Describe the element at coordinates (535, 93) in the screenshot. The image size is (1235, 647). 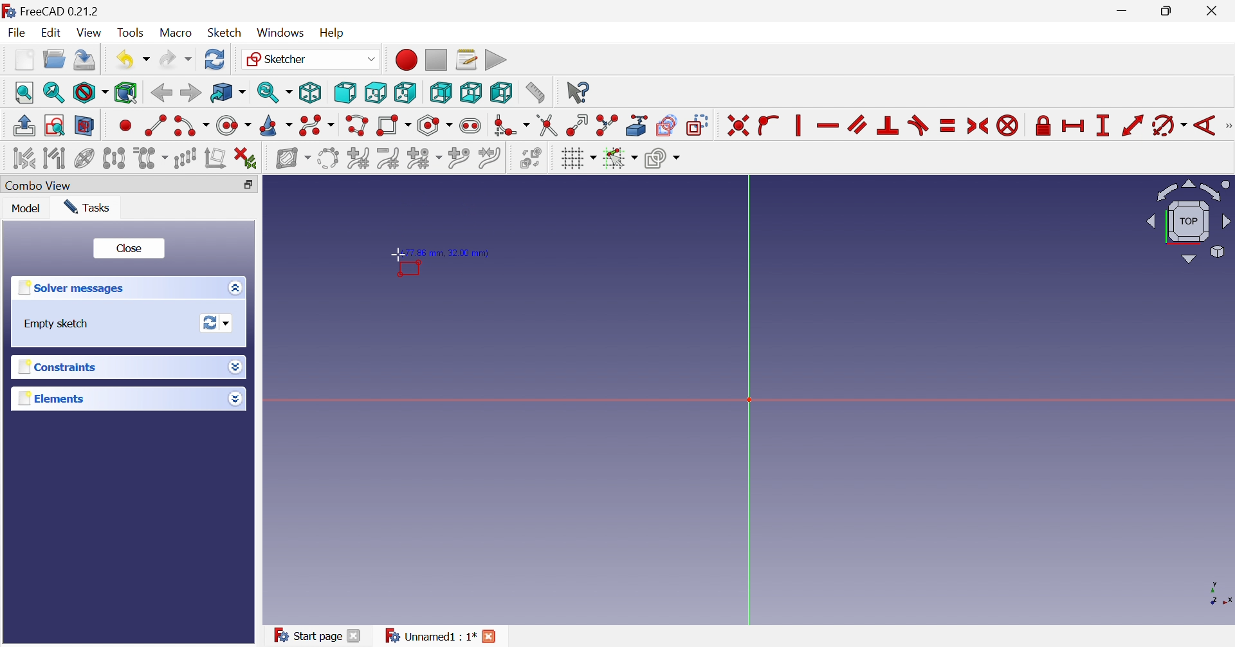
I see `Measure distance` at that location.